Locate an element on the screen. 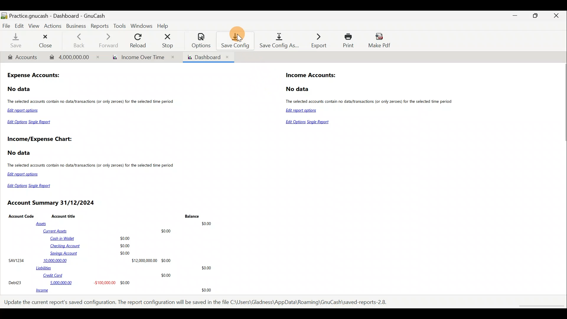 This screenshot has width=567, height=319. Windows is located at coordinates (141, 26).